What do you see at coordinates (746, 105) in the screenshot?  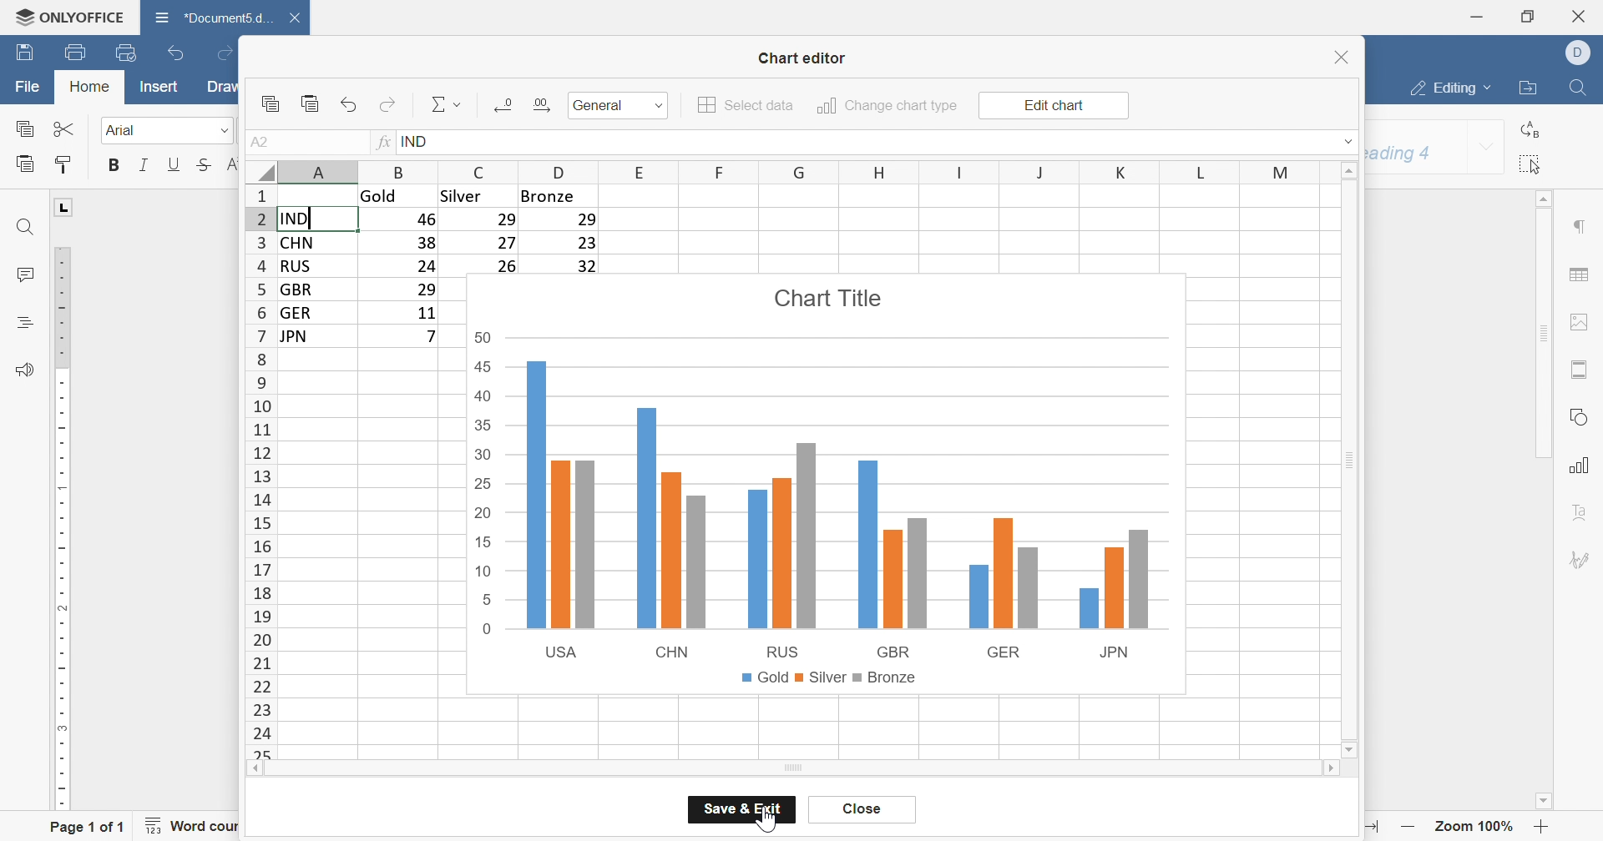 I see `select data` at bounding box center [746, 105].